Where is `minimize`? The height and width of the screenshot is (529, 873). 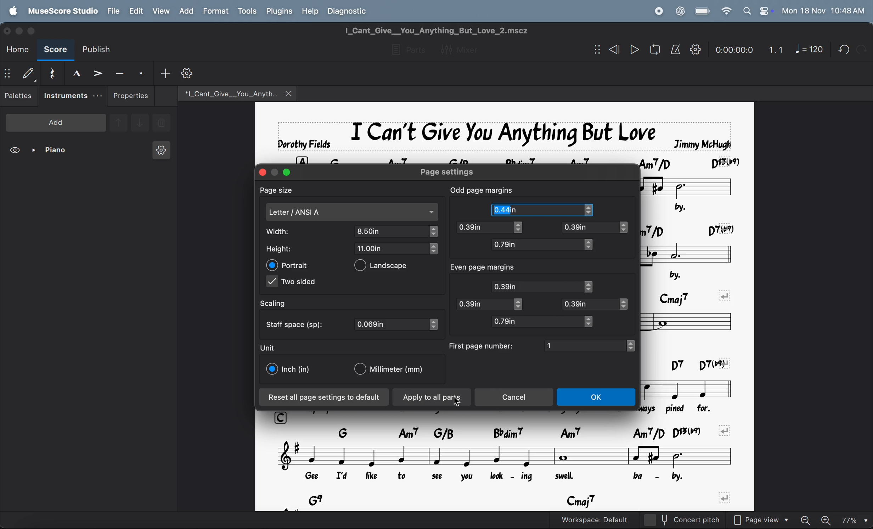
minimize is located at coordinates (275, 170).